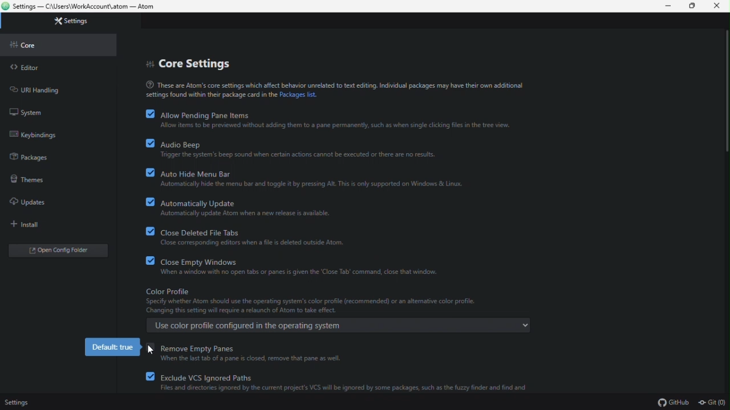 Image resolution: width=730 pixels, height=410 pixels. Describe the element at coordinates (145, 113) in the screenshot. I see `checkbox` at that location.